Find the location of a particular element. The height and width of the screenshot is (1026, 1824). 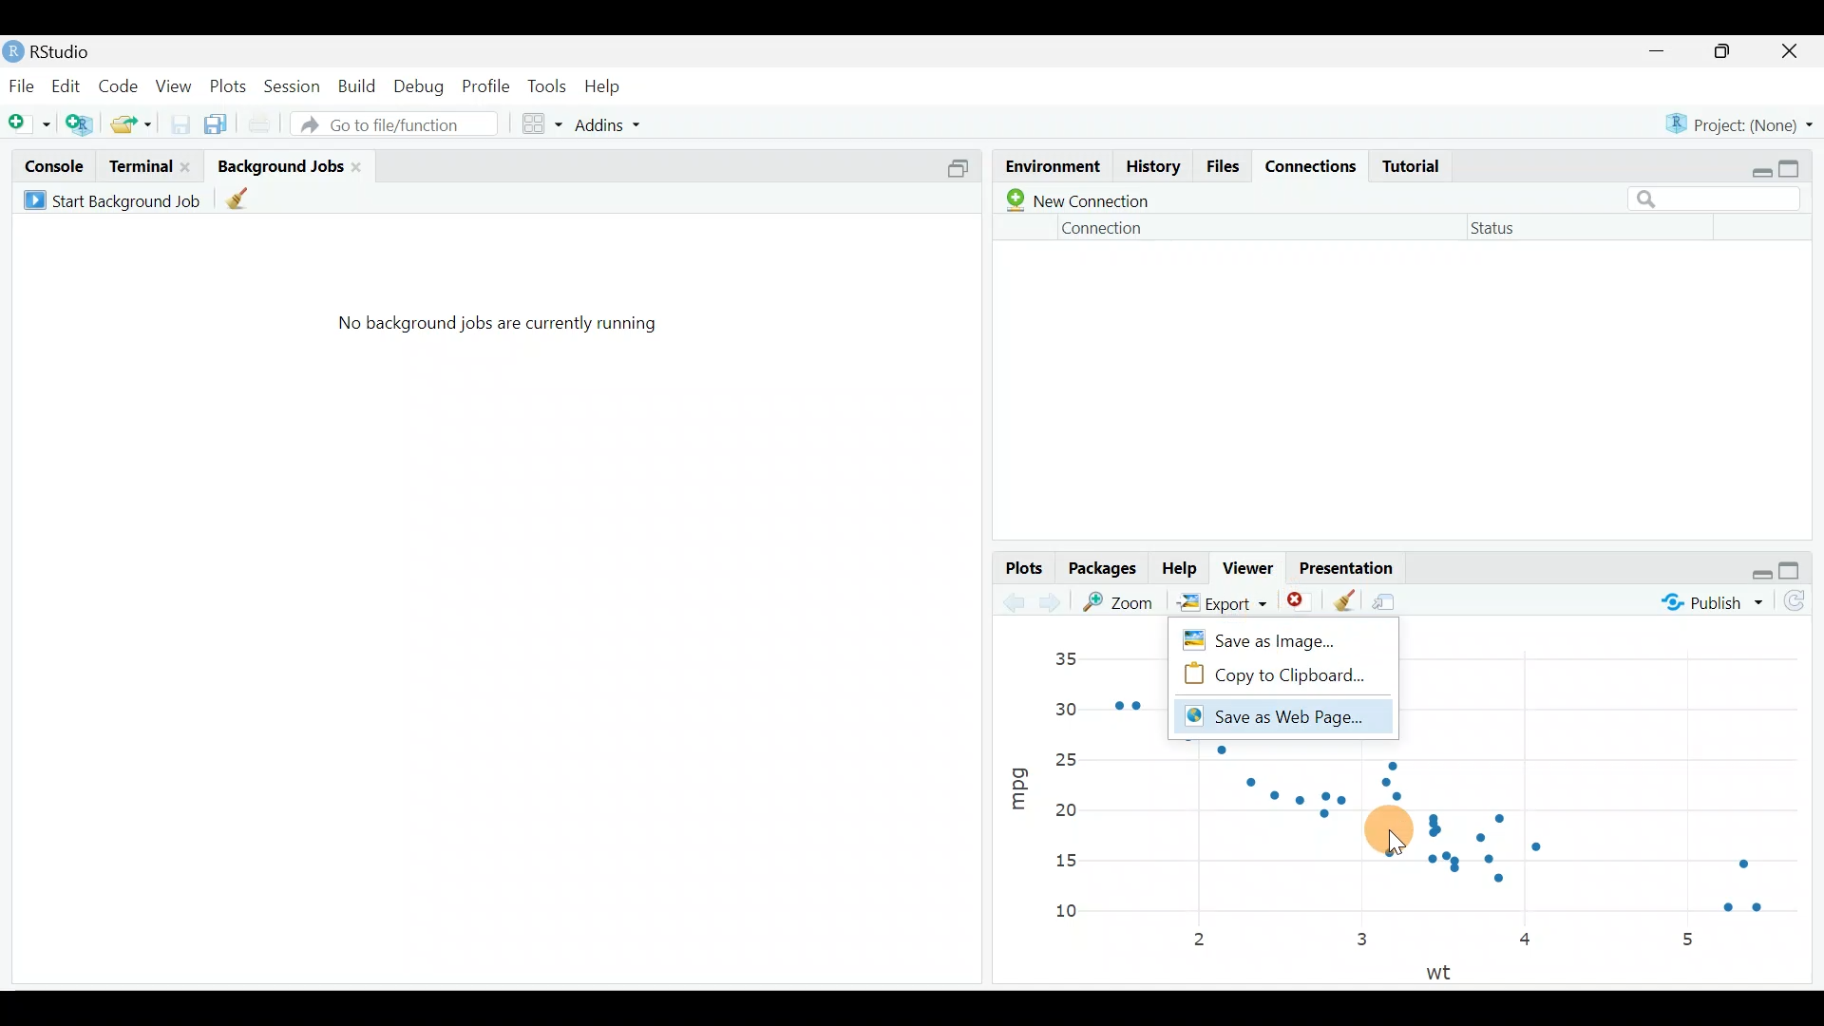

File is located at coordinates (21, 85).